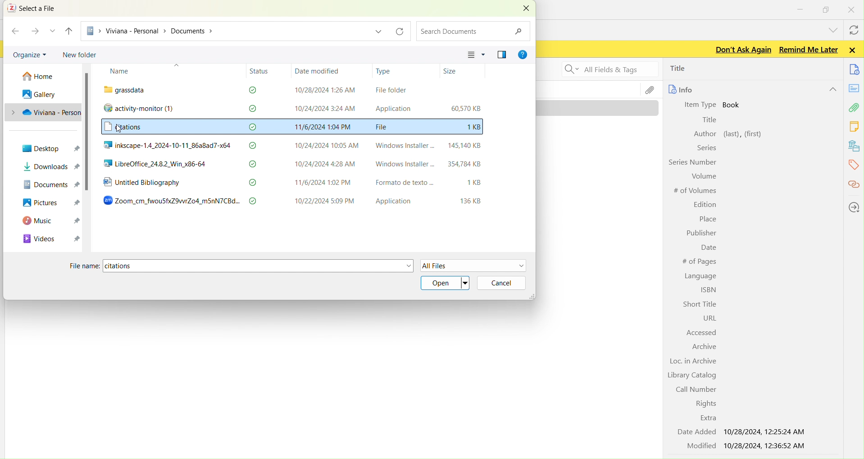 The height and width of the screenshot is (459, 864). Describe the element at coordinates (257, 72) in the screenshot. I see `Status` at that location.